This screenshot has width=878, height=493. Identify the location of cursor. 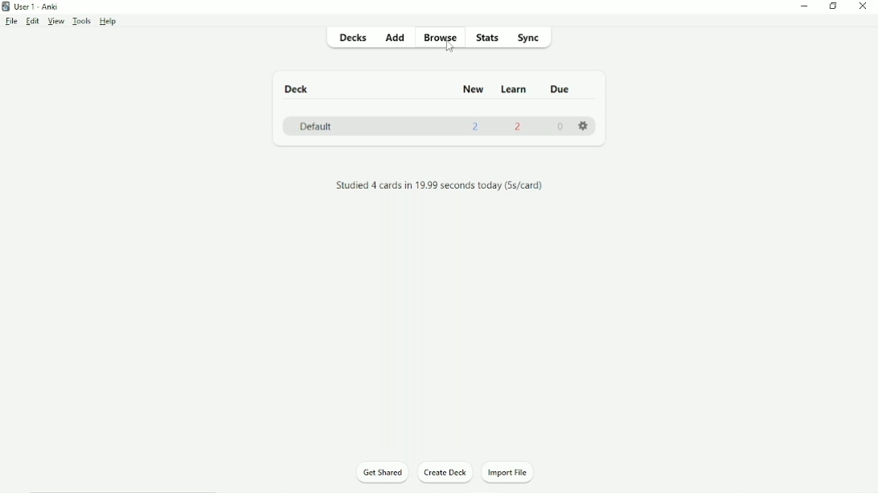
(450, 47).